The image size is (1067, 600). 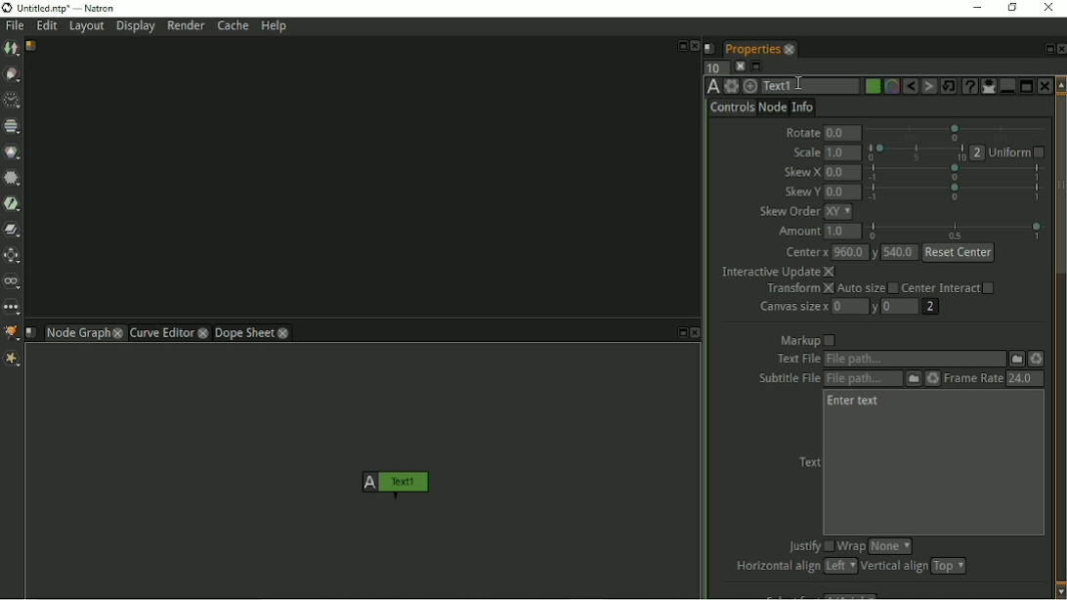 I want to click on 960, so click(x=849, y=251).